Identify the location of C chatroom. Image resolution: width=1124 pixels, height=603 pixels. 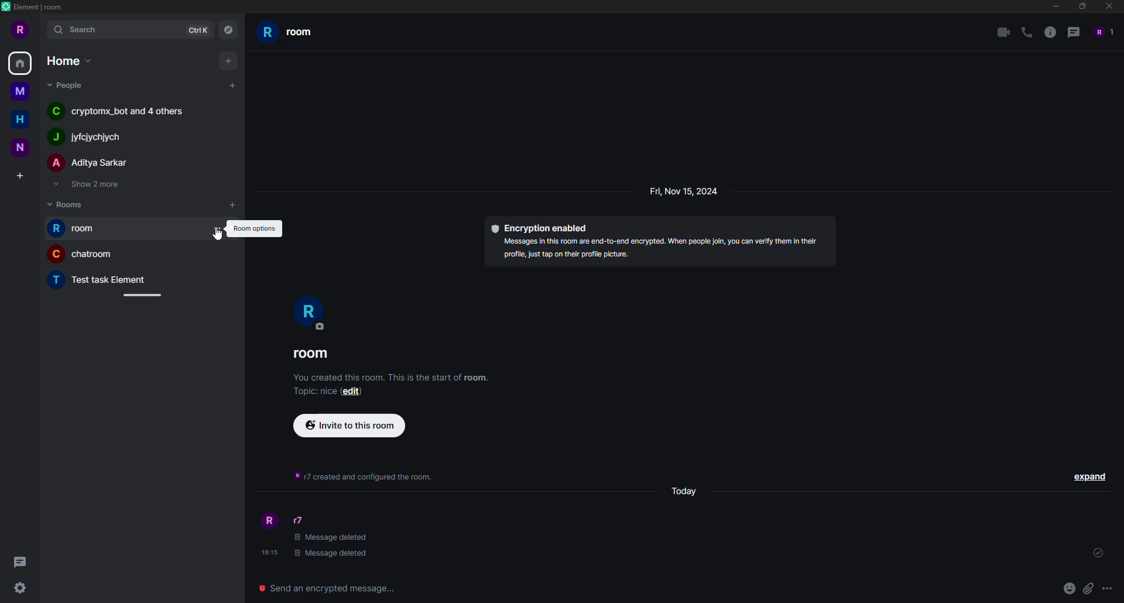
(93, 255).